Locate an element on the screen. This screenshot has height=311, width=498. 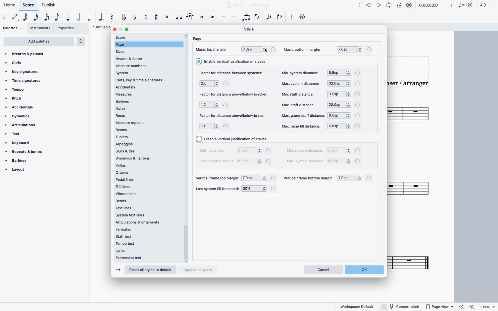
voice 1 is located at coordinates (269, 17).